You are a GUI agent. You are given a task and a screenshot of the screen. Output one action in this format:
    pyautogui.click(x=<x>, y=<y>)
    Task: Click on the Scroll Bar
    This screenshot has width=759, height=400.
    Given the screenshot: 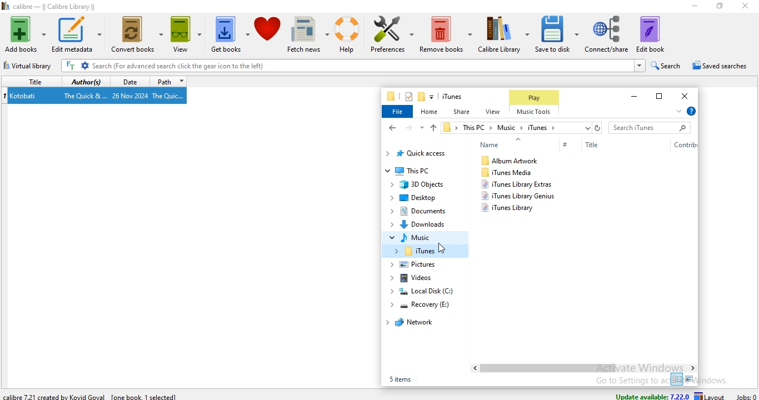 What is the action you would take?
    pyautogui.click(x=587, y=367)
    